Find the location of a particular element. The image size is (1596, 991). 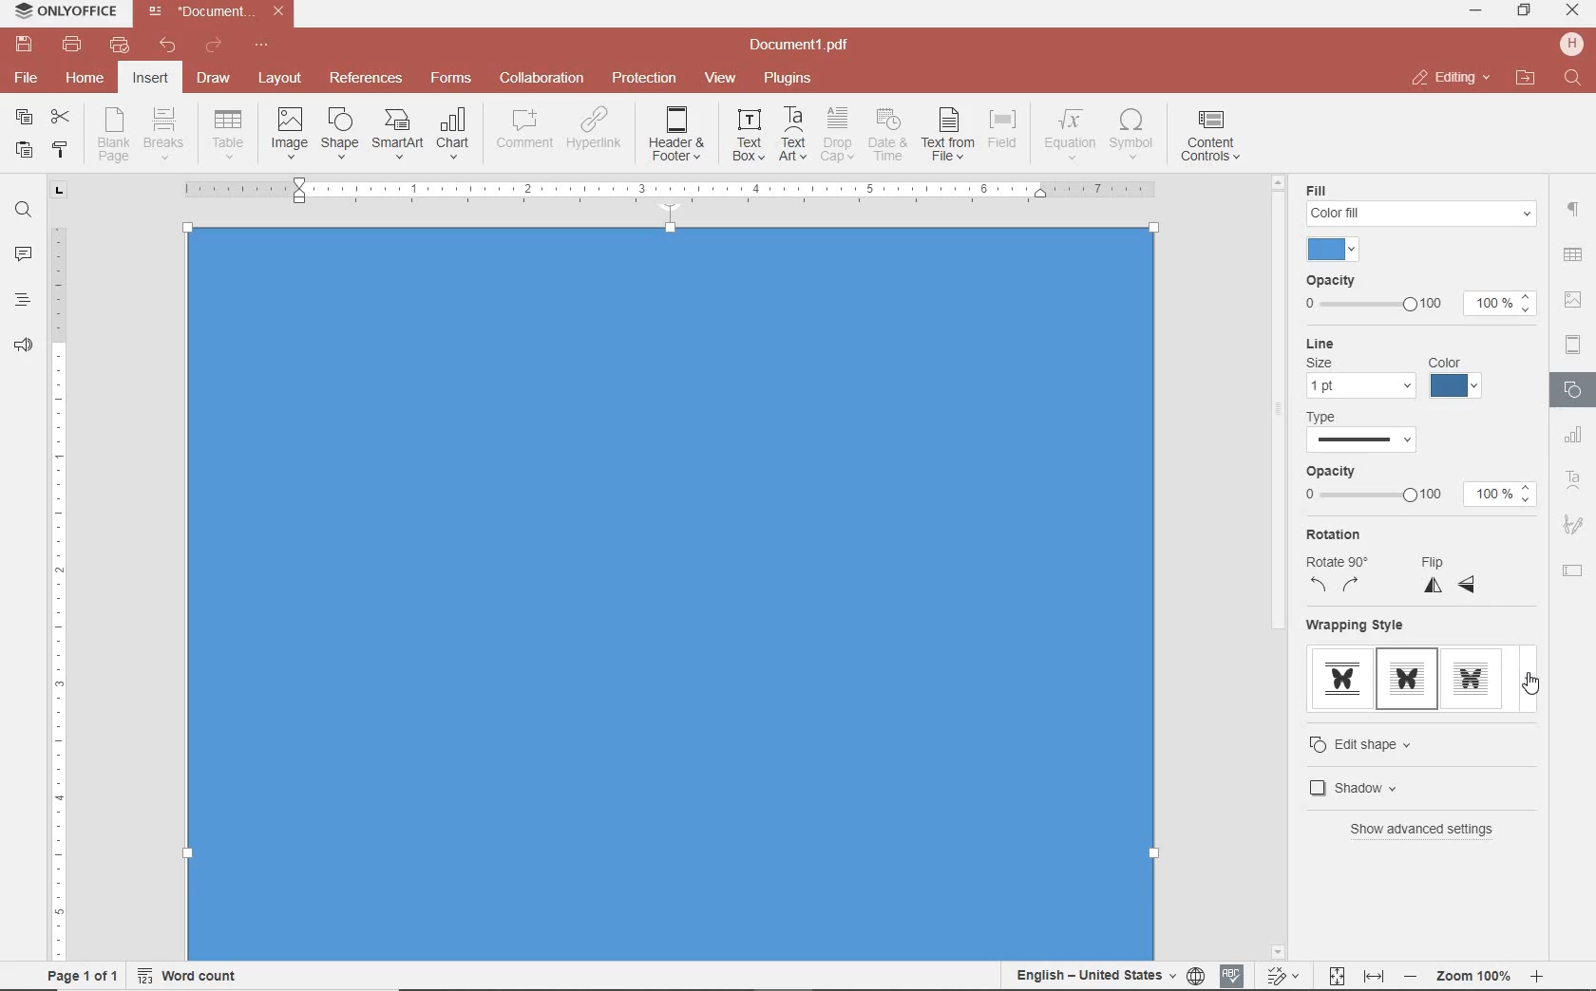

ADD HYPERLINK is located at coordinates (596, 132).